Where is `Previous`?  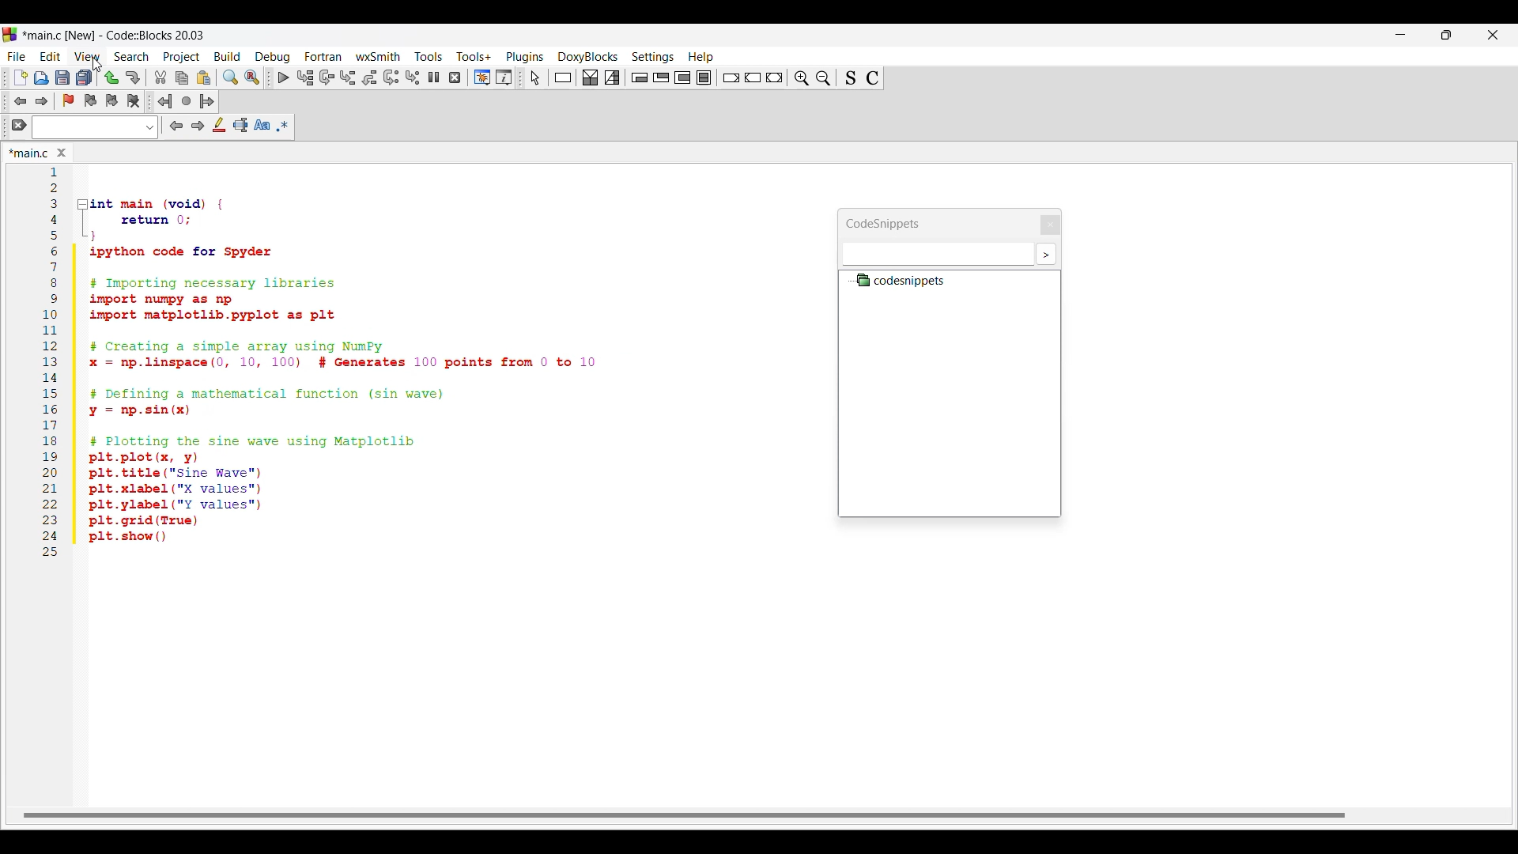
Previous is located at coordinates (176, 126).